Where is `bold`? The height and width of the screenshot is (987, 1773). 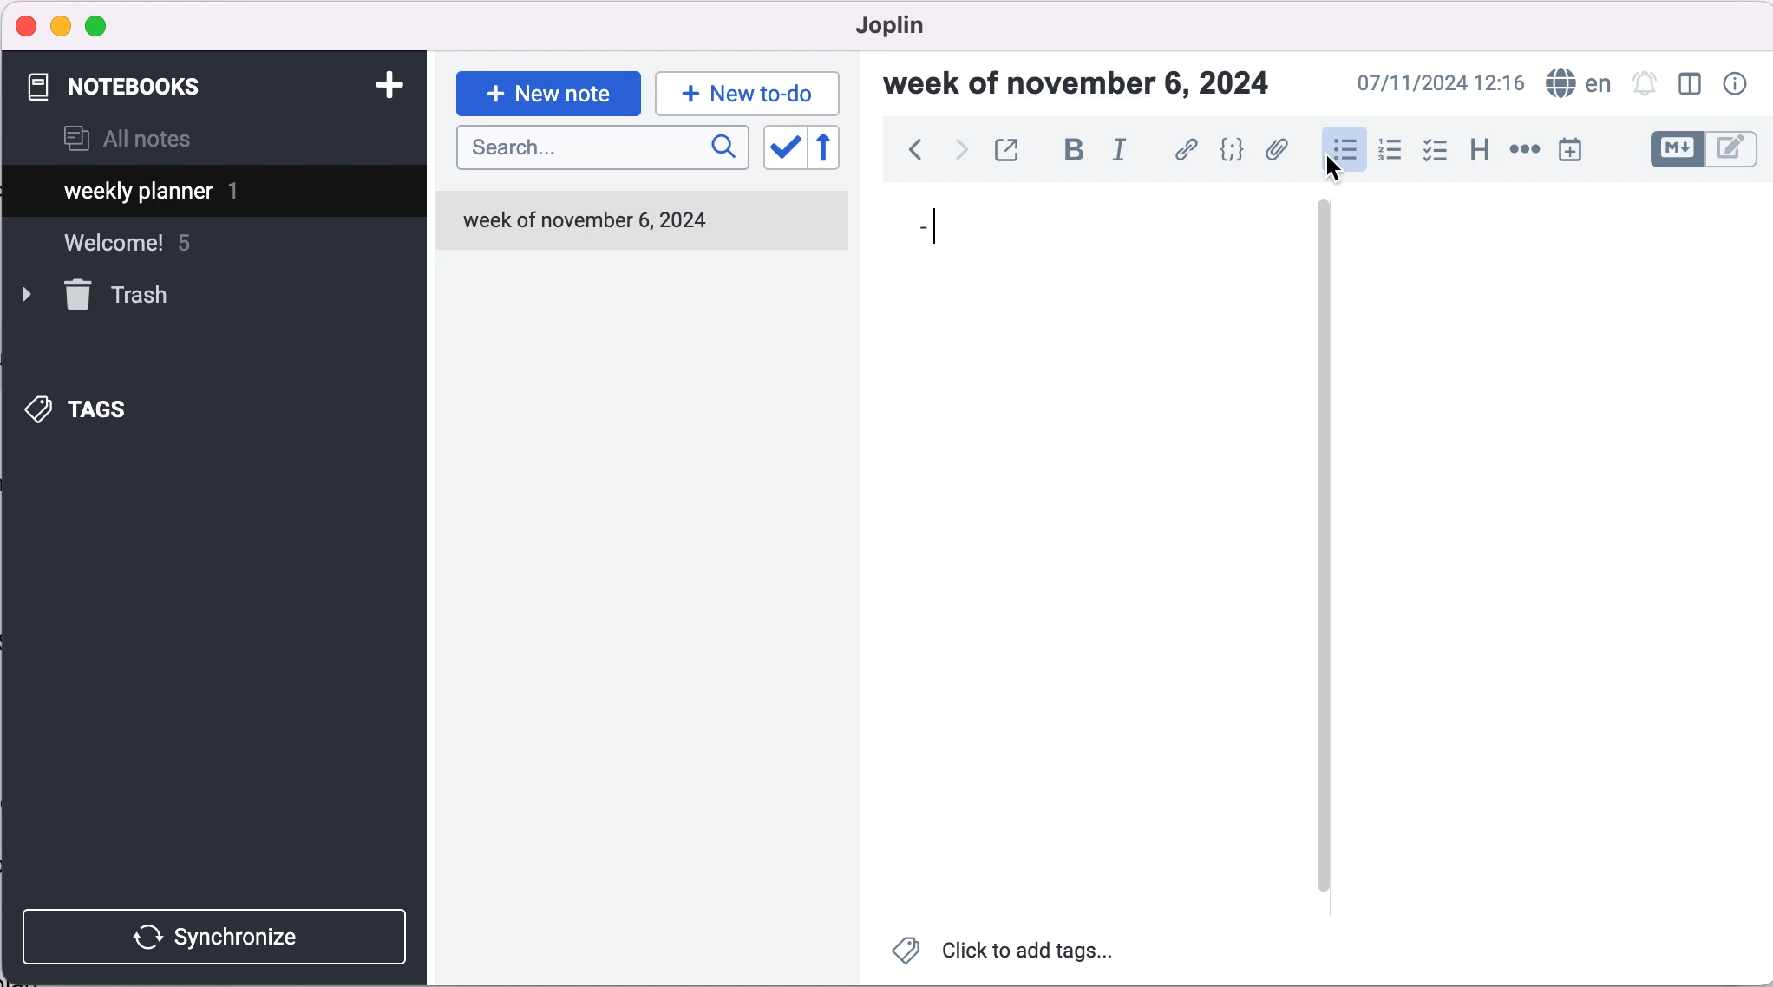
bold is located at coordinates (1073, 151).